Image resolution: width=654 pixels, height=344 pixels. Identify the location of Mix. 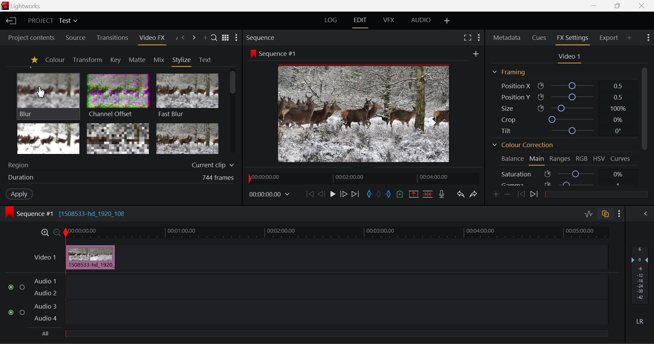
(159, 59).